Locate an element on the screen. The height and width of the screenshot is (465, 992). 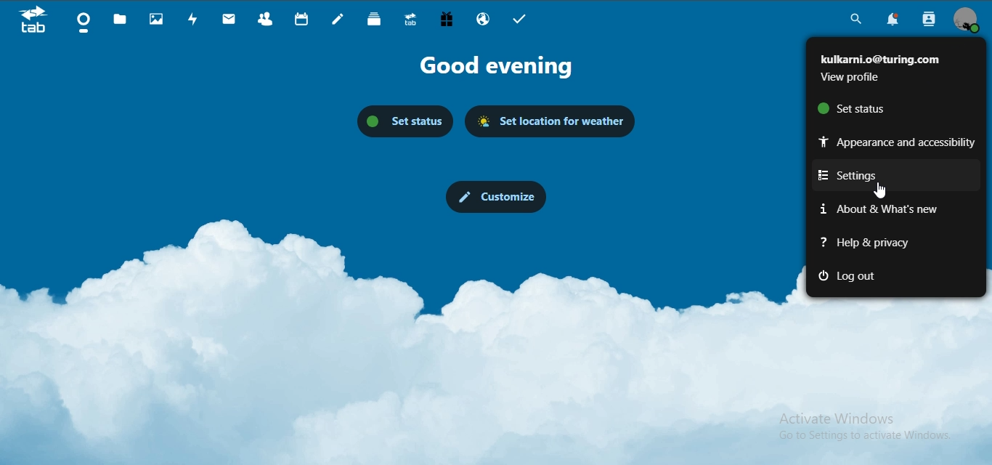
calendar is located at coordinates (300, 20).